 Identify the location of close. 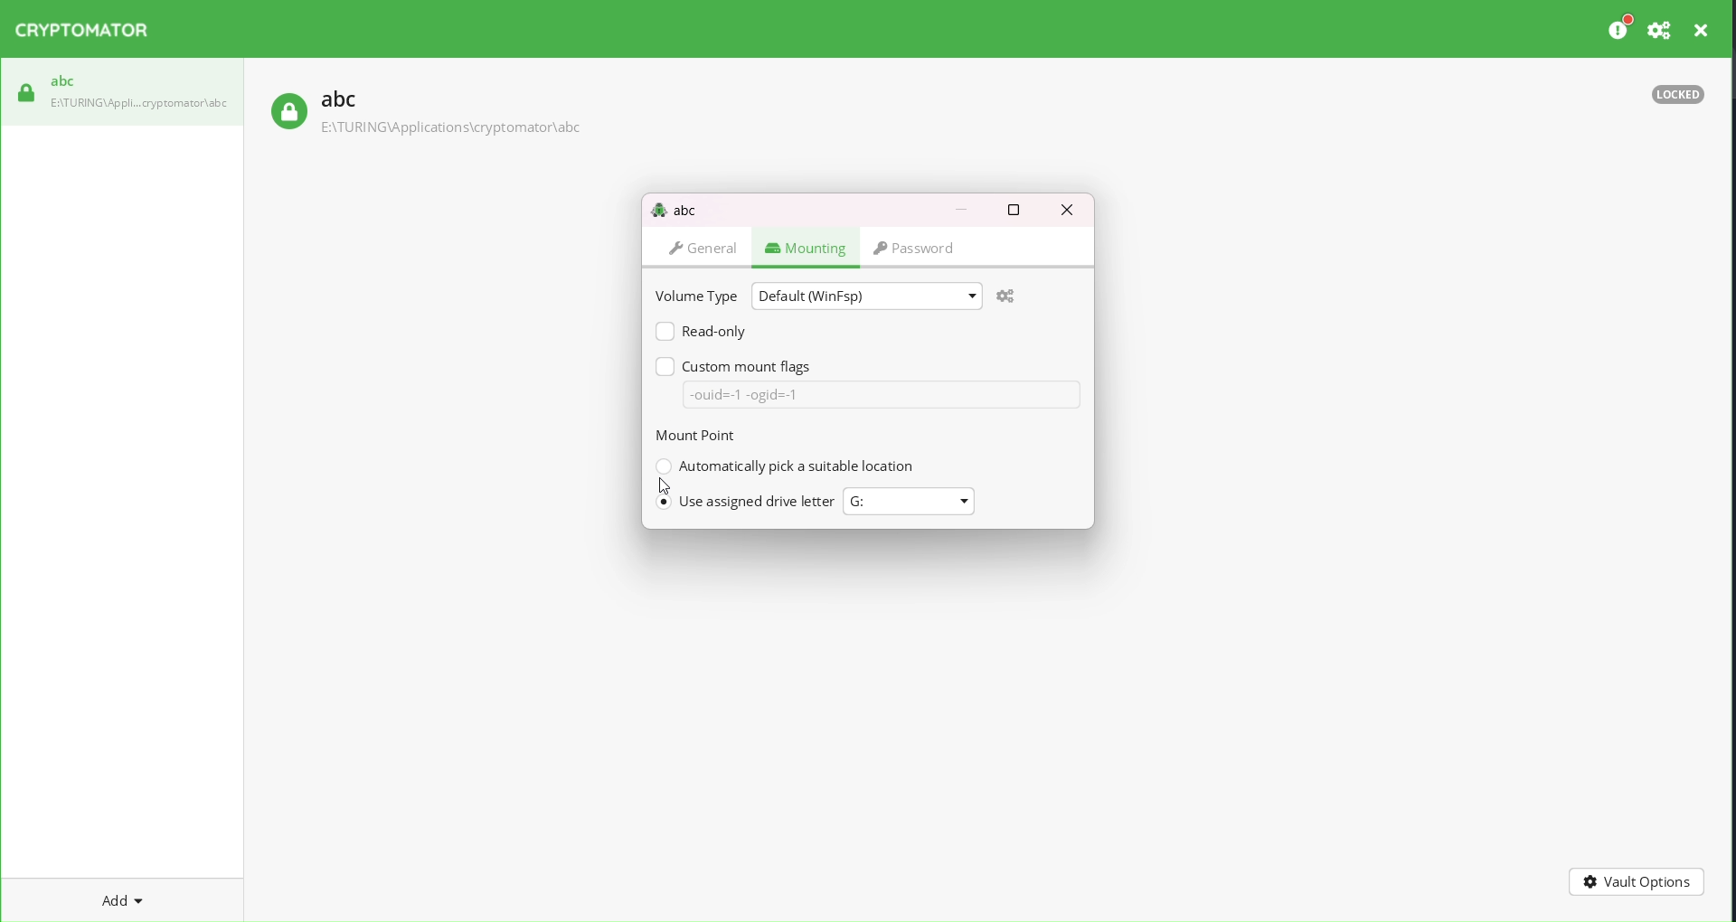
(1703, 30).